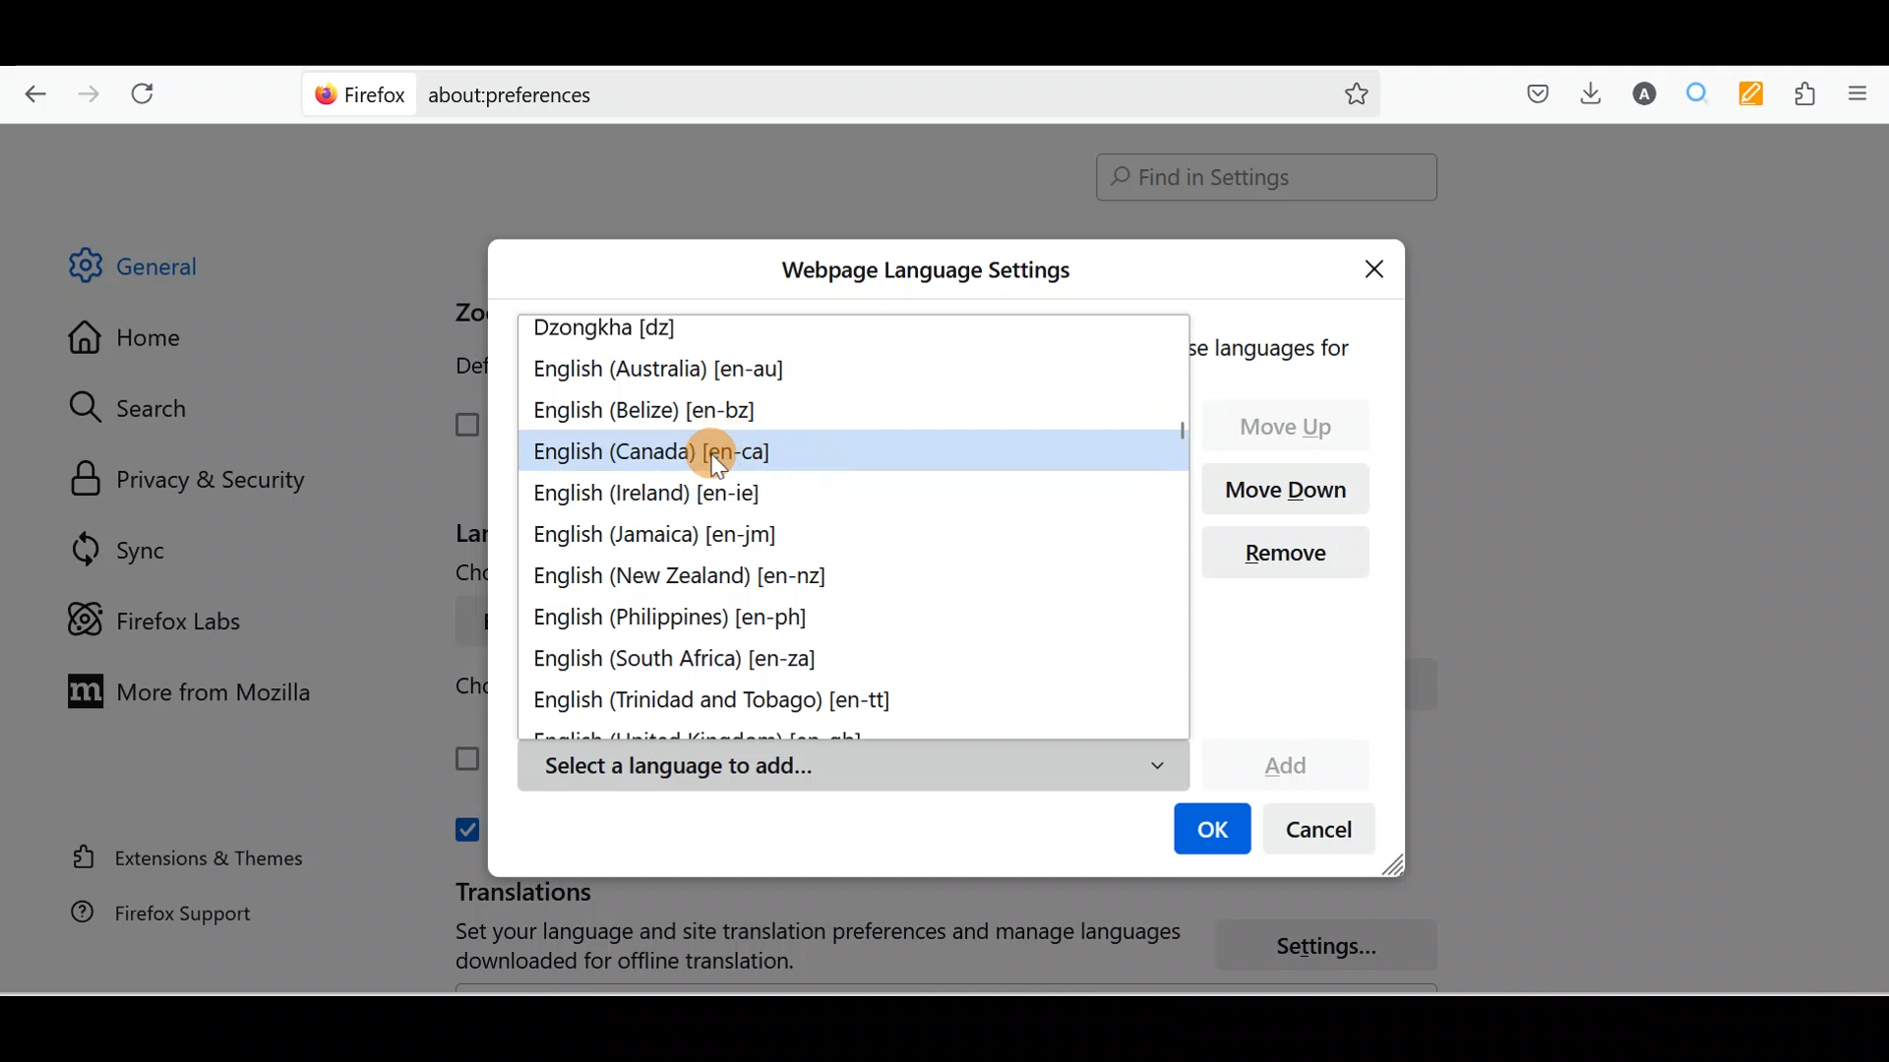  Describe the element at coordinates (1294, 487) in the screenshot. I see `Move Down` at that location.